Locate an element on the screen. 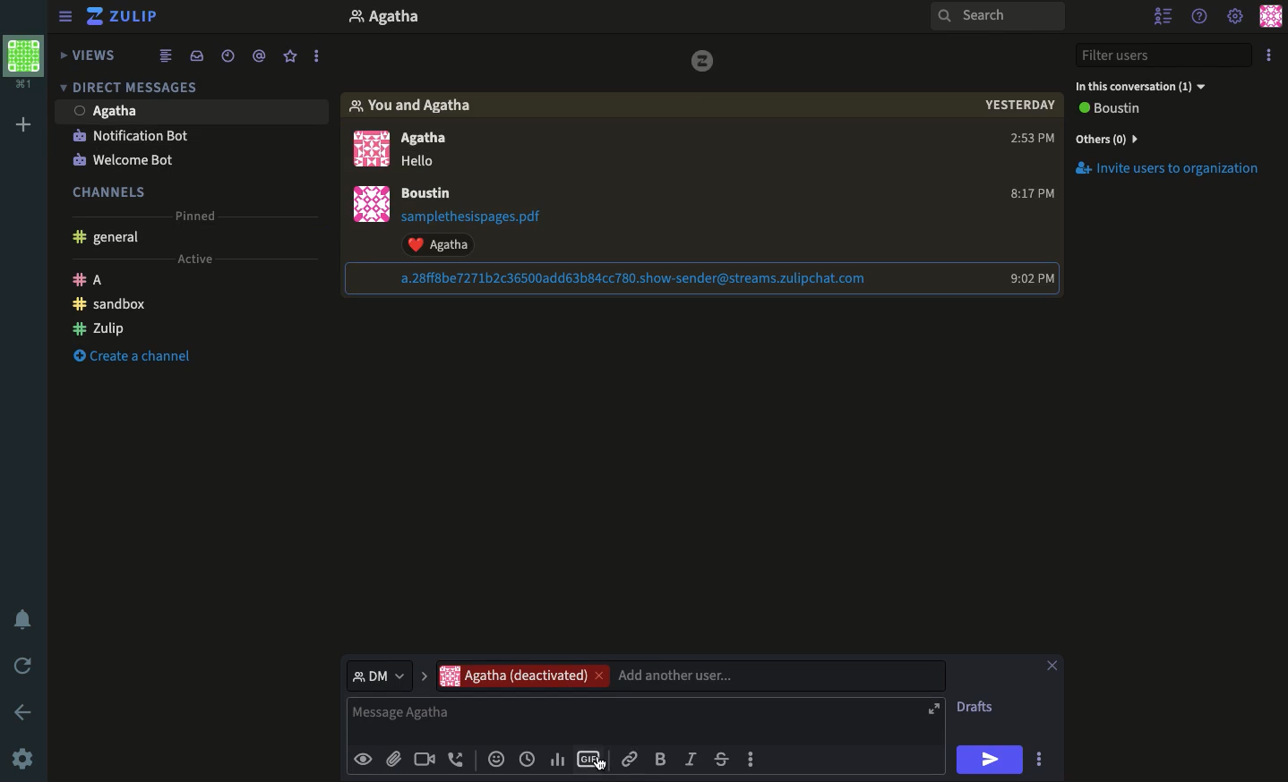 Image resolution: width=1288 pixels, height=782 pixels. Welcome bot is located at coordinates (132, 158).